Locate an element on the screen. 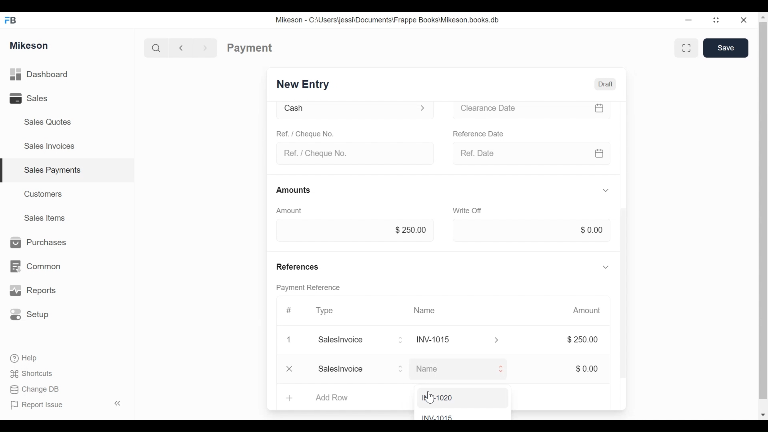 This screenshot has height=432, width=768. Sales payments is located at coordinates (54, 170).